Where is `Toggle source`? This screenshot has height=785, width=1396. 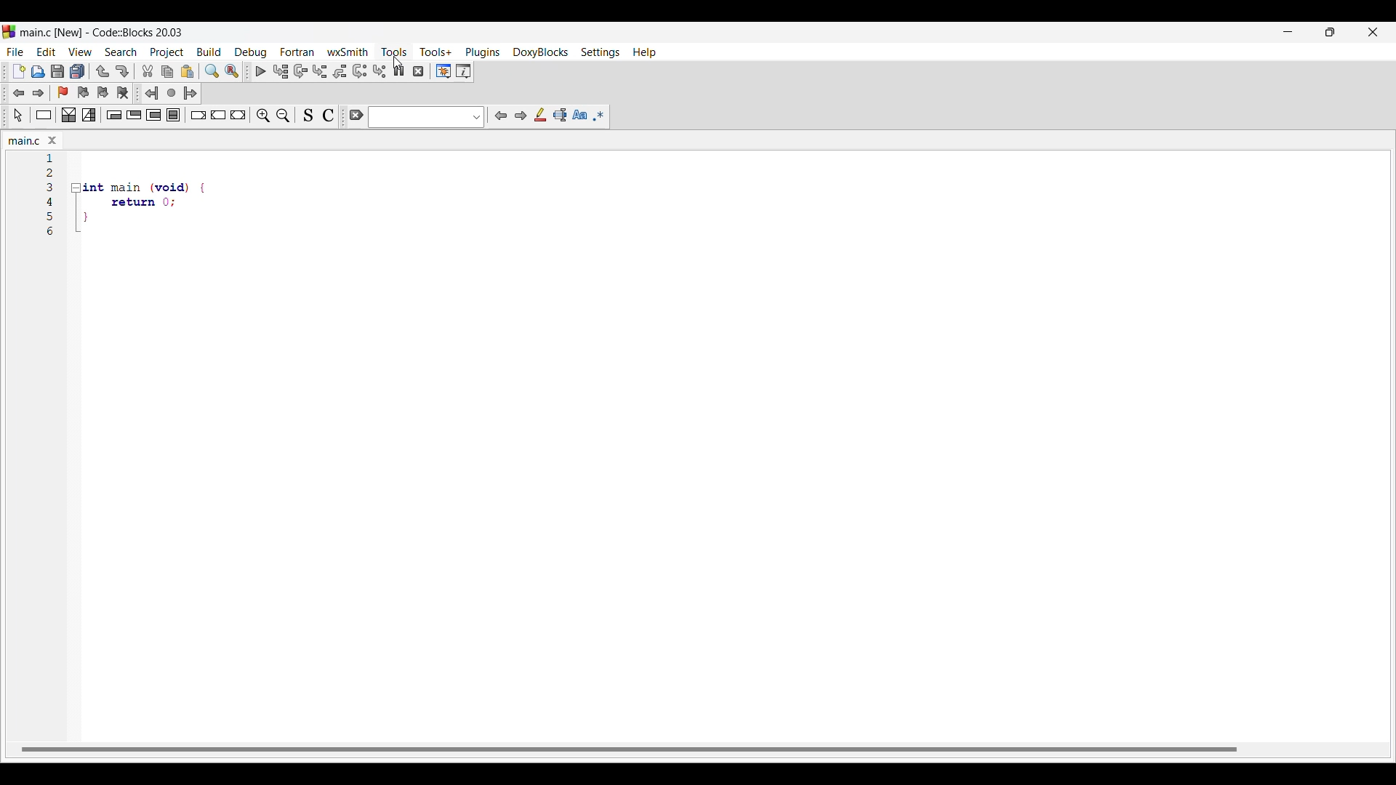
Toggle source is located at coordinates (308, 116).